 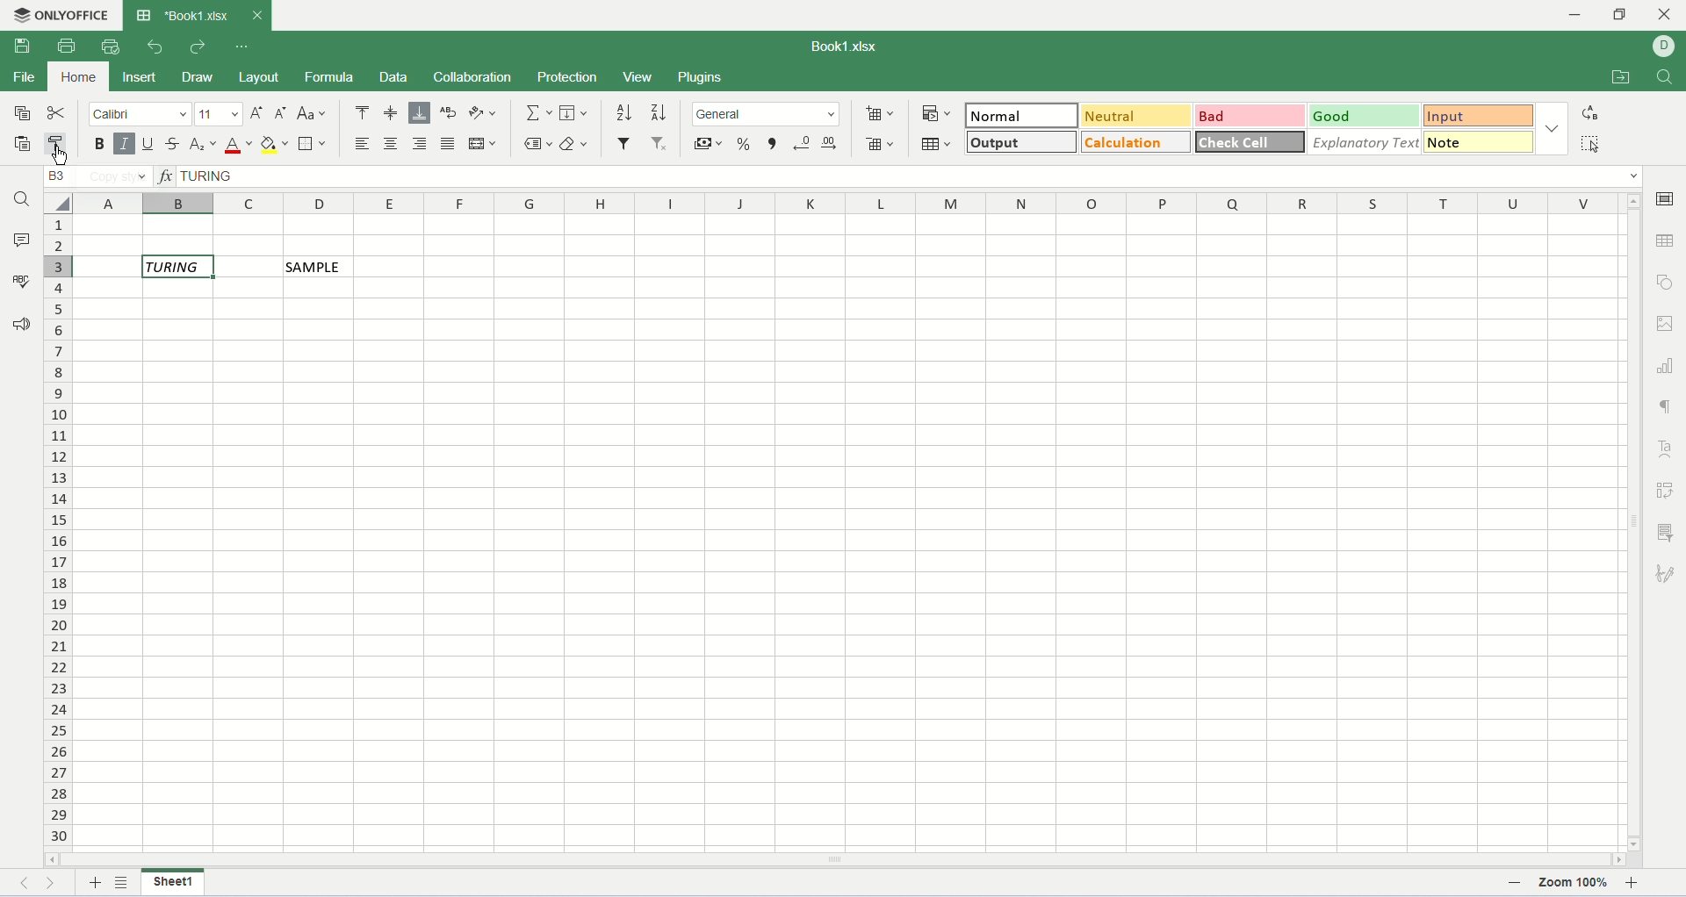 I want to click on bold, so click(x=100, y=145).